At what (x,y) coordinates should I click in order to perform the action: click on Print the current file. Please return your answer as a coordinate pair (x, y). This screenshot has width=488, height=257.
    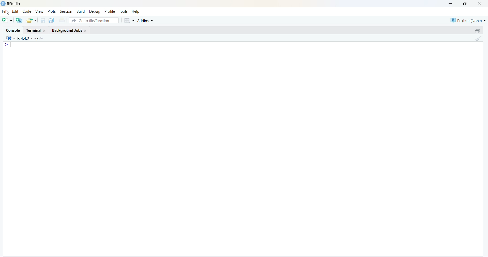
    Looking at the image, I should click on (62, 20).